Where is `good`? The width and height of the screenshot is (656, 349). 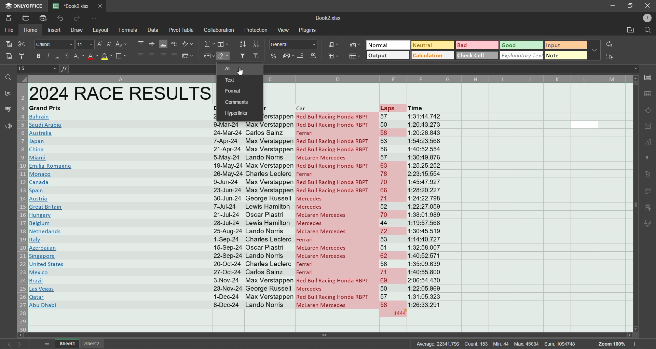 good is located at coordinates (522, 45).